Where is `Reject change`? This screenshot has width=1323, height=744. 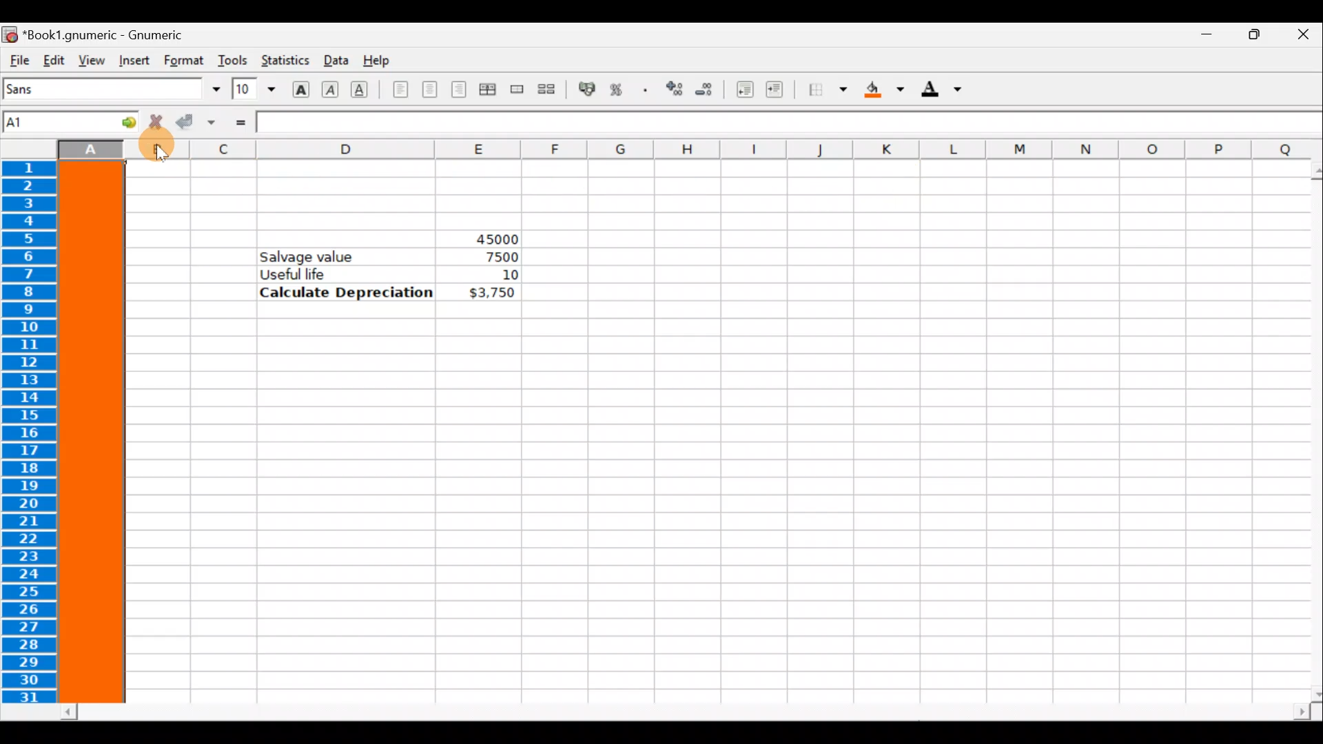 Reject change is located at coordinates (152, 123).